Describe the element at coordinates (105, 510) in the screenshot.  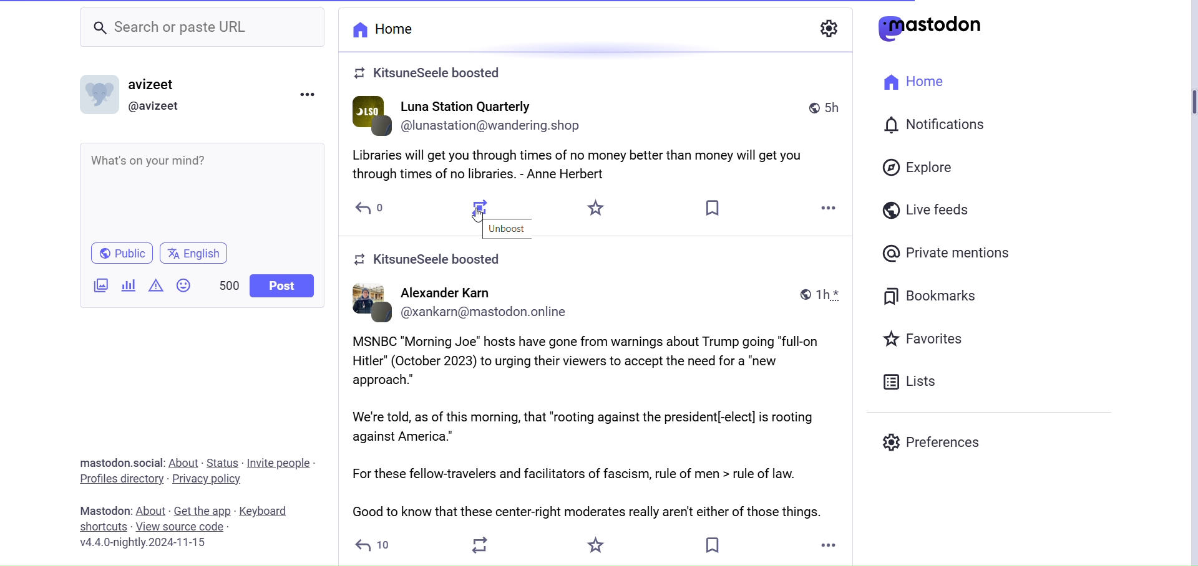
I see `Mastodon` at that location.